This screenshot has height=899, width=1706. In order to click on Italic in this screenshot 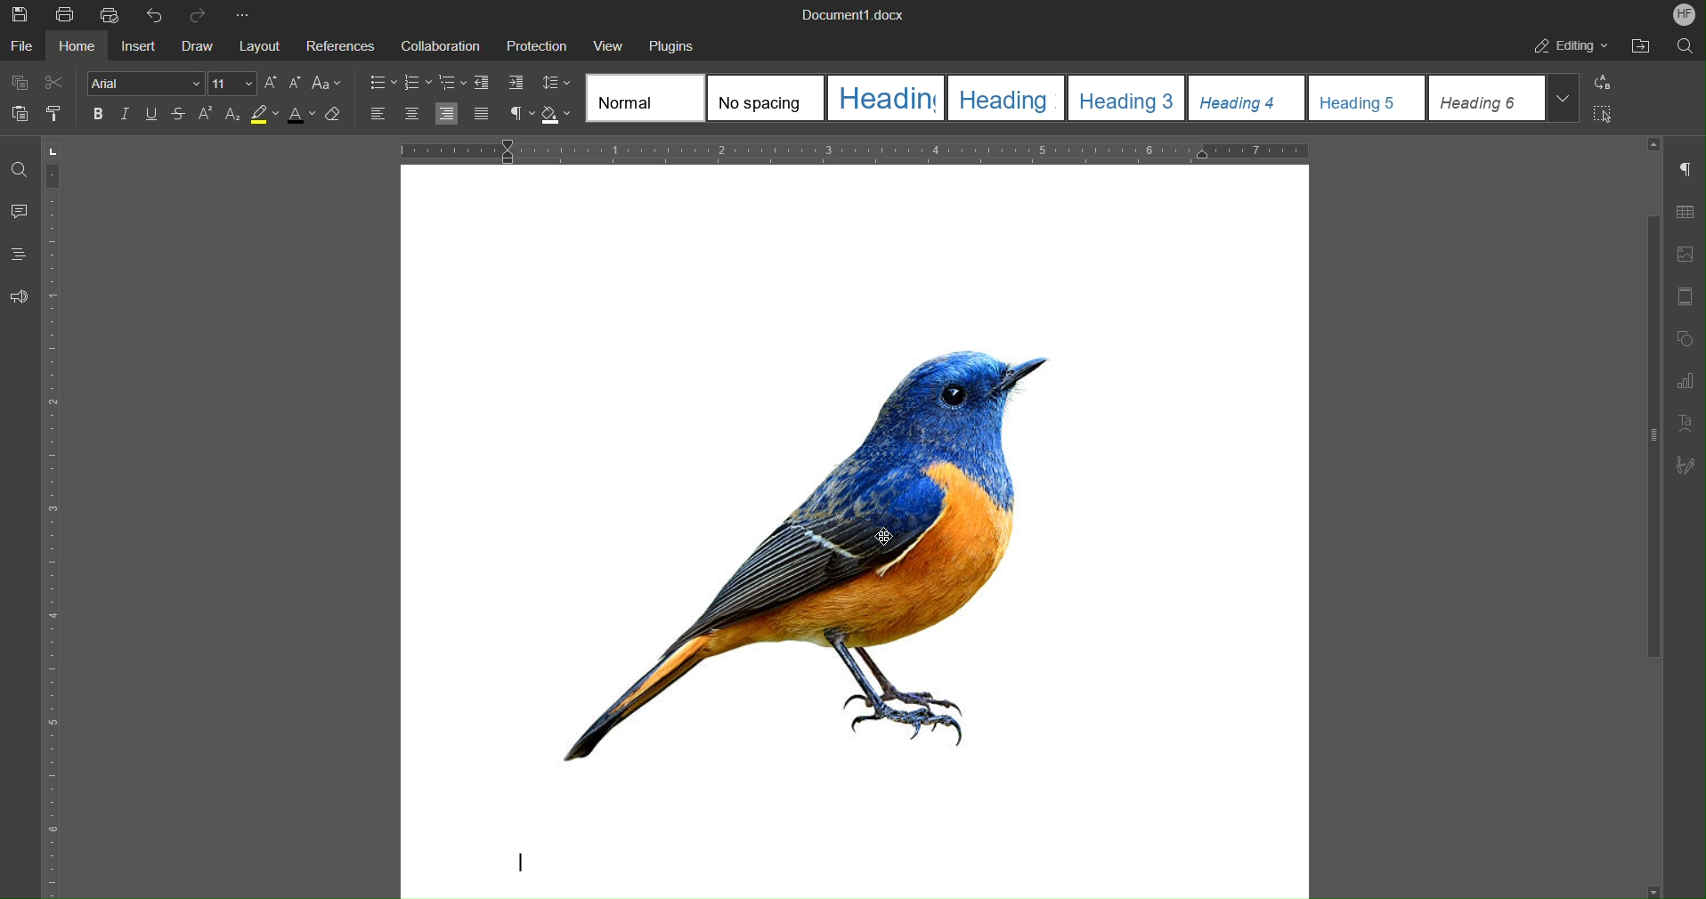, I will do `click(126, 115)`.